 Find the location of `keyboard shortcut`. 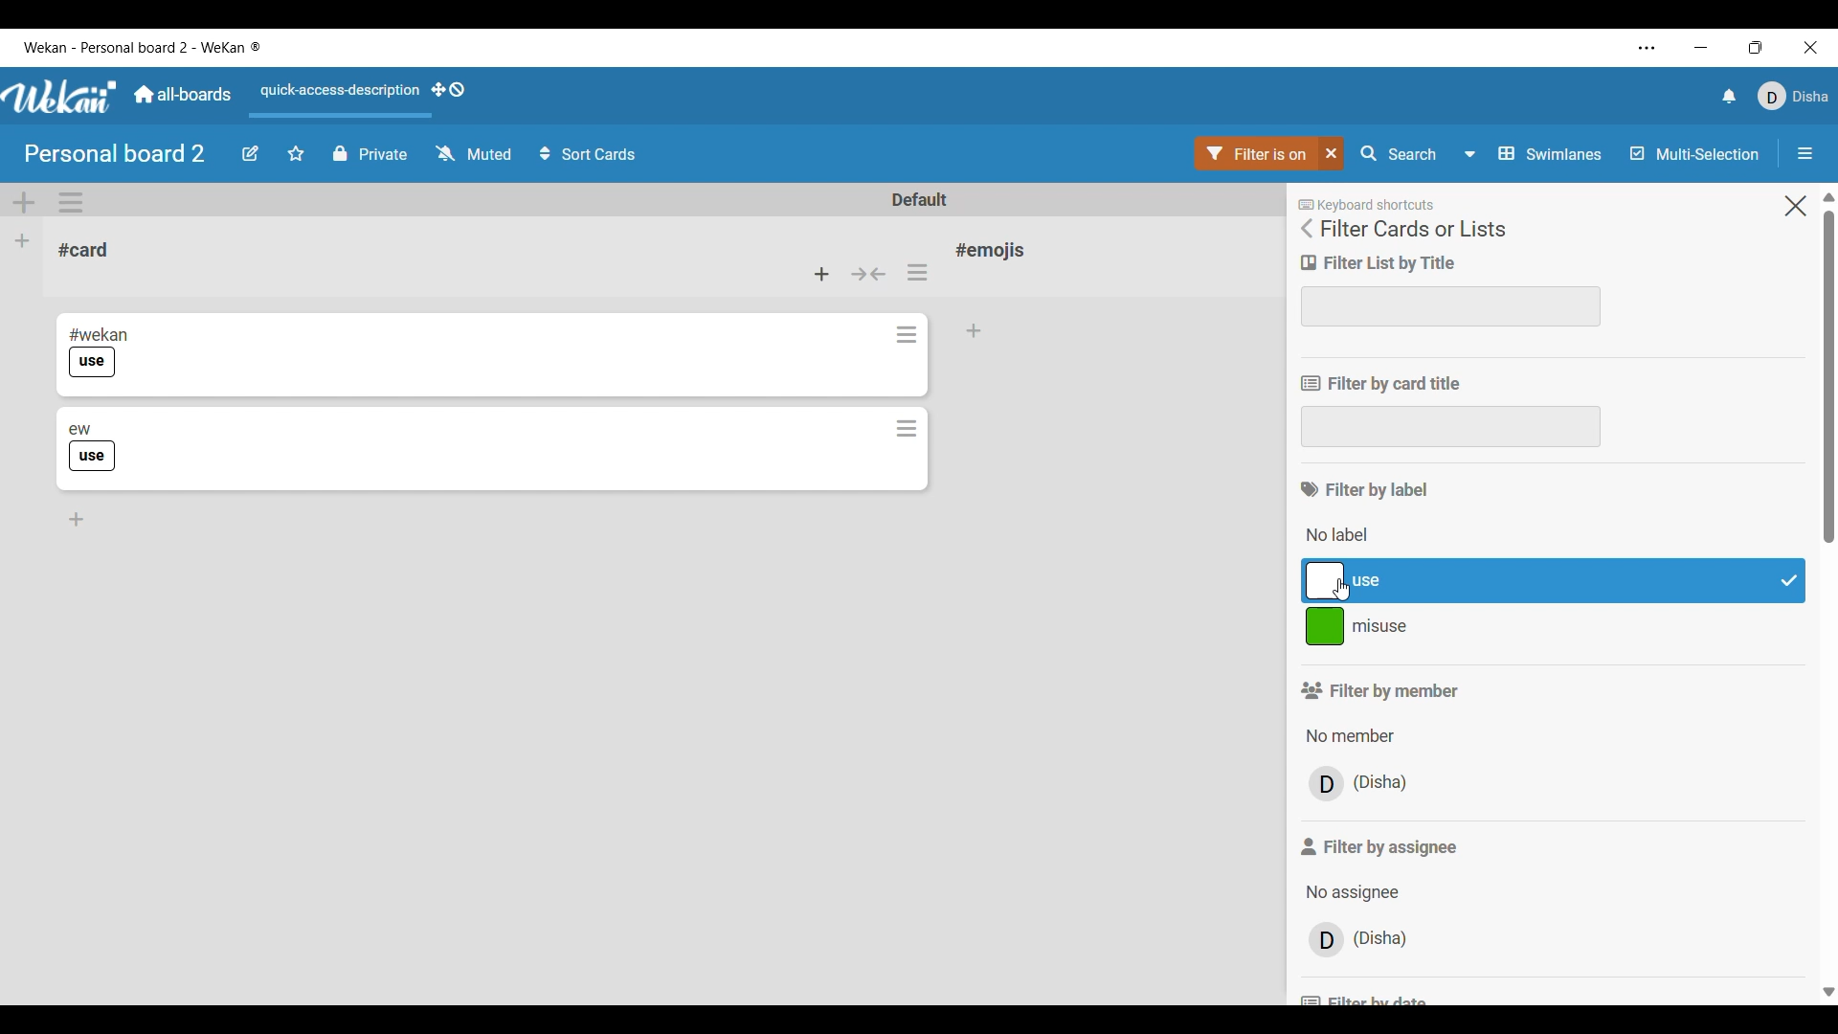

keyboard shortcut is located at coordinates (1372, 203).